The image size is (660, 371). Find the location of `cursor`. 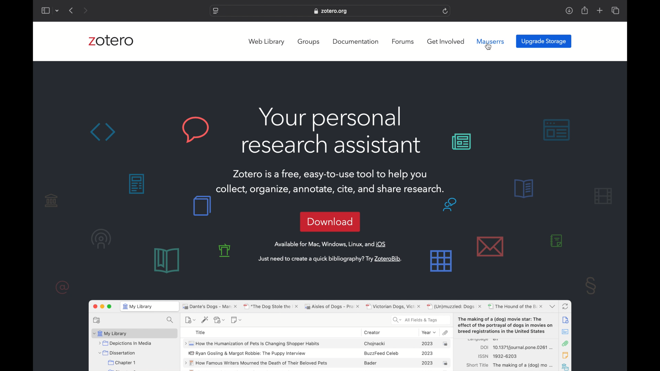

cursor is located at coordinates (489, 46).